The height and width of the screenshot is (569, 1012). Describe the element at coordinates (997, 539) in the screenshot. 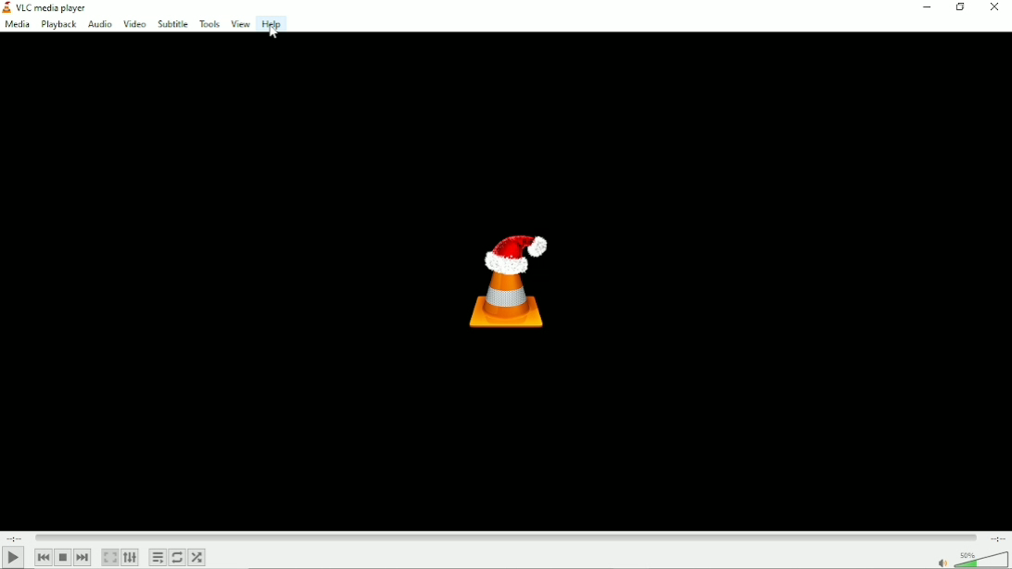

I see `Total duration` at that location.